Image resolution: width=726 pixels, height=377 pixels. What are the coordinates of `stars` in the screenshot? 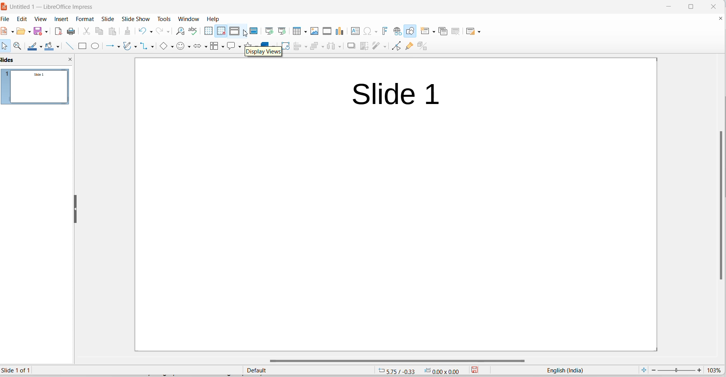 It's located at (251, 43).